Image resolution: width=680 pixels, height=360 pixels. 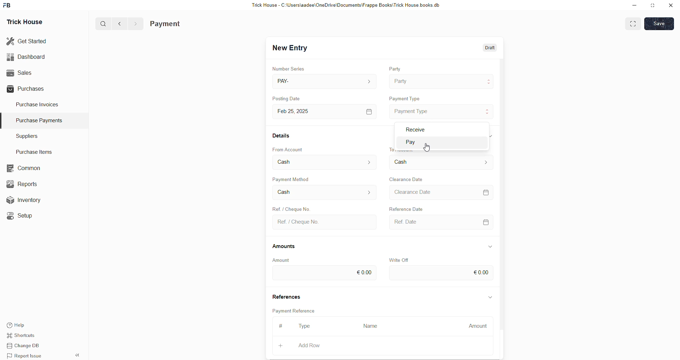 I want to click on Payment Reference, so click(x=297, y=310).